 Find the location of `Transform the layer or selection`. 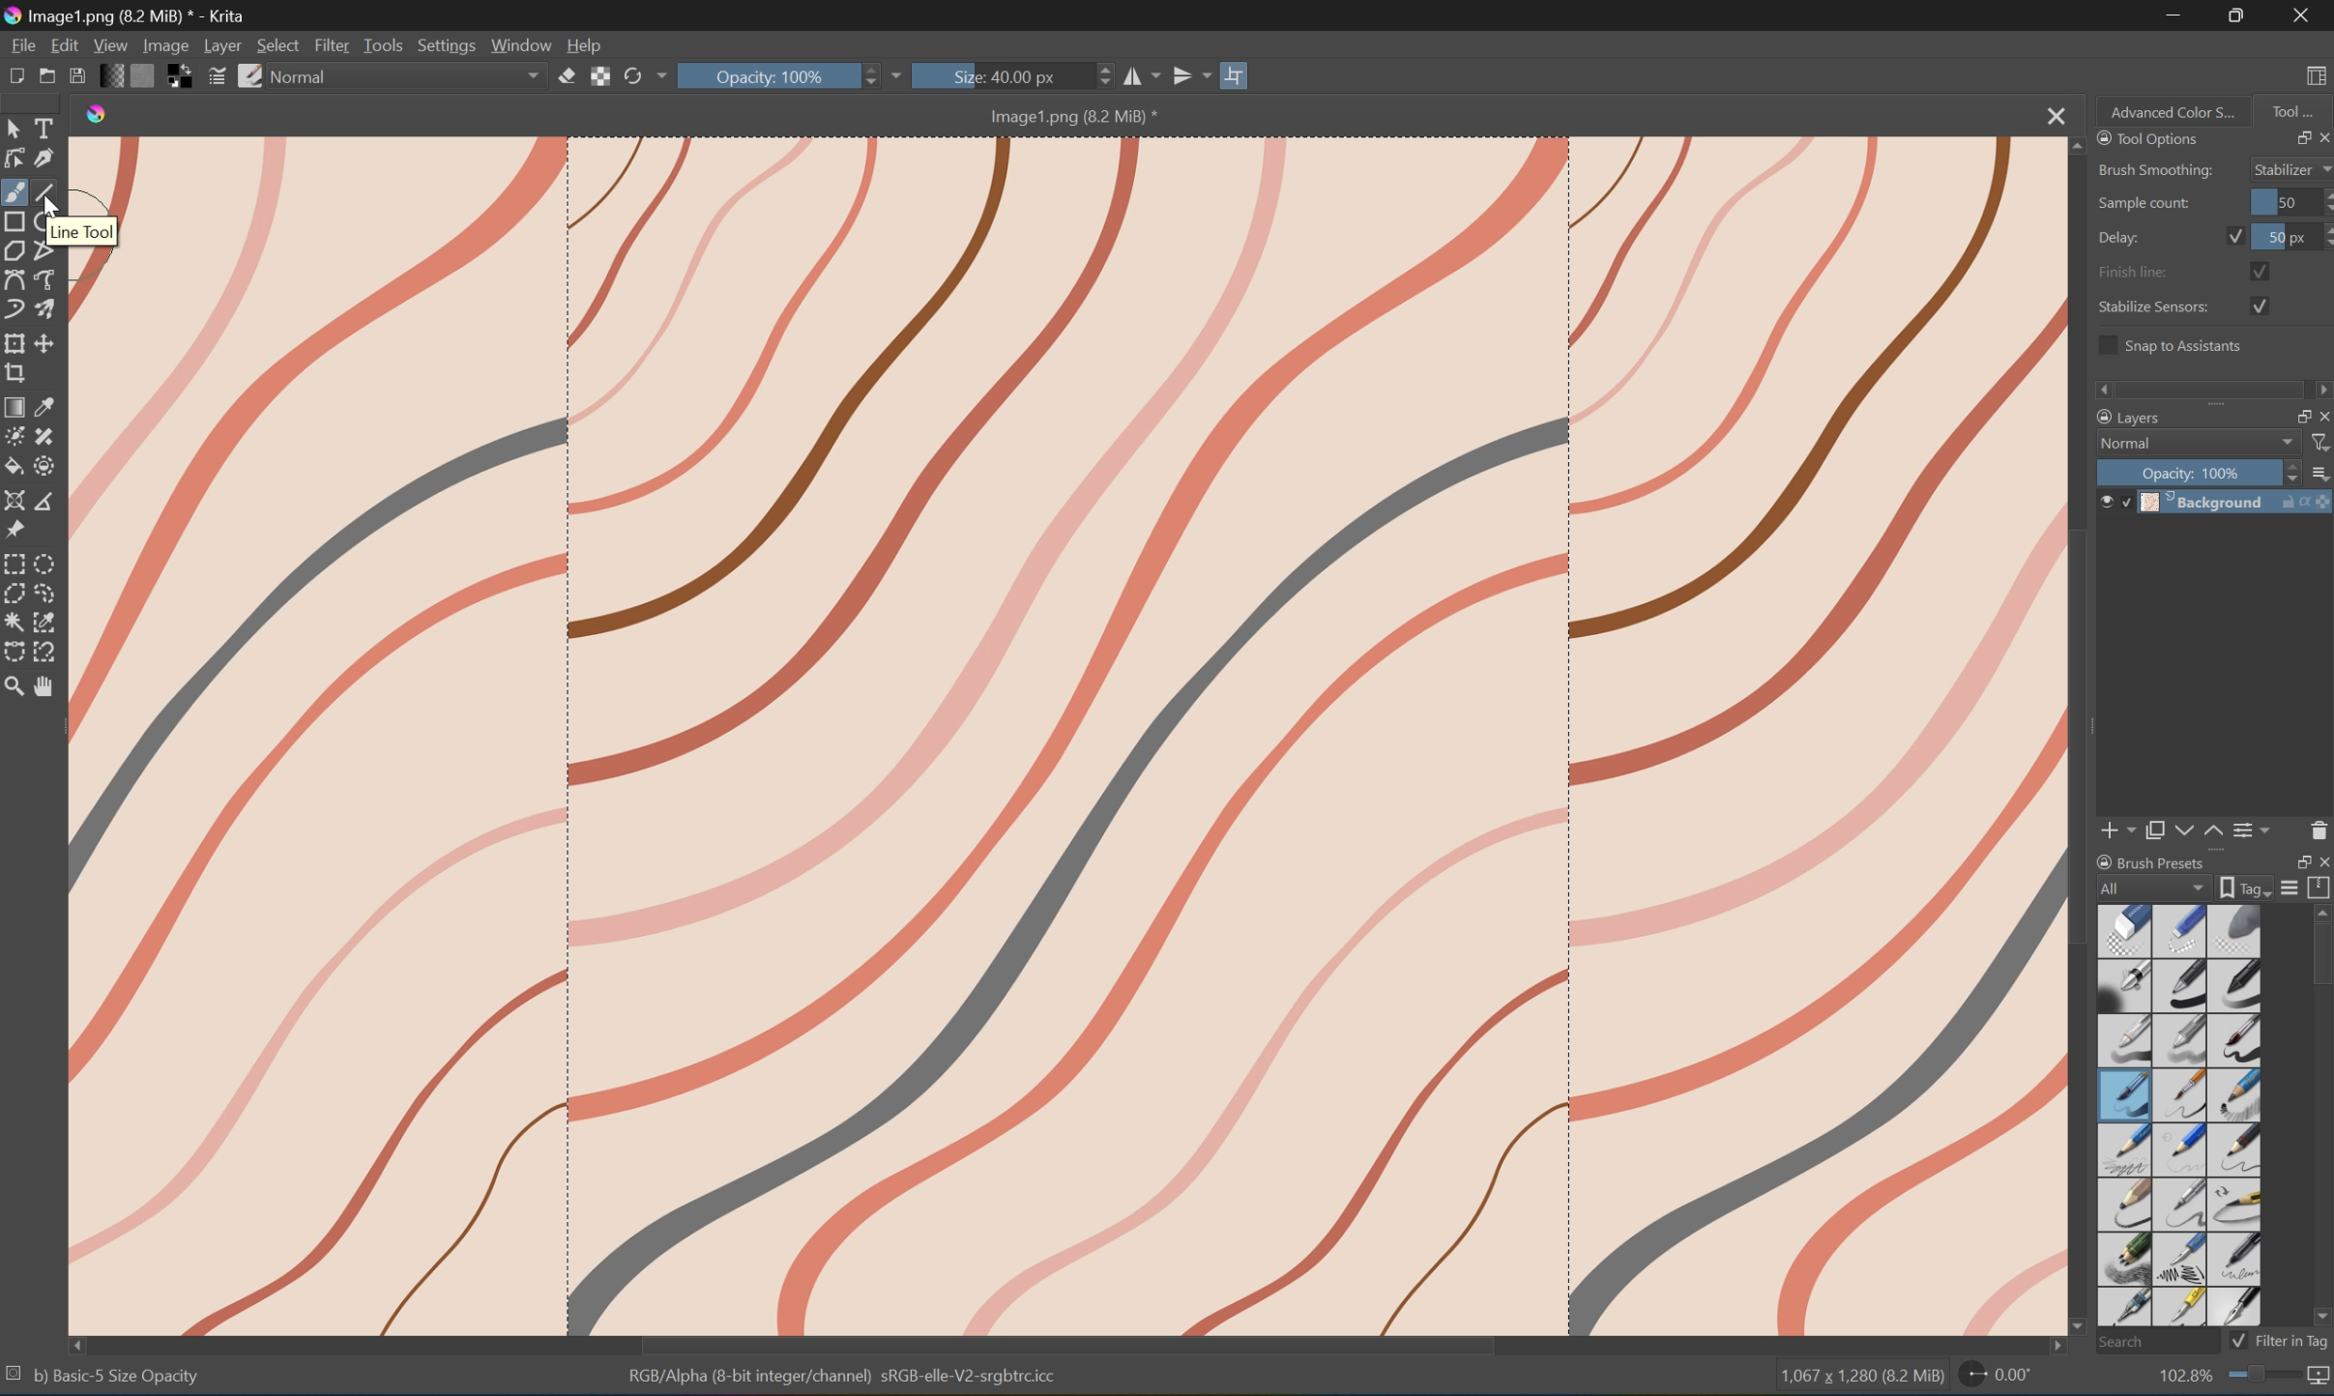

Transform the layer or selection is located at coordinates (15, 342).